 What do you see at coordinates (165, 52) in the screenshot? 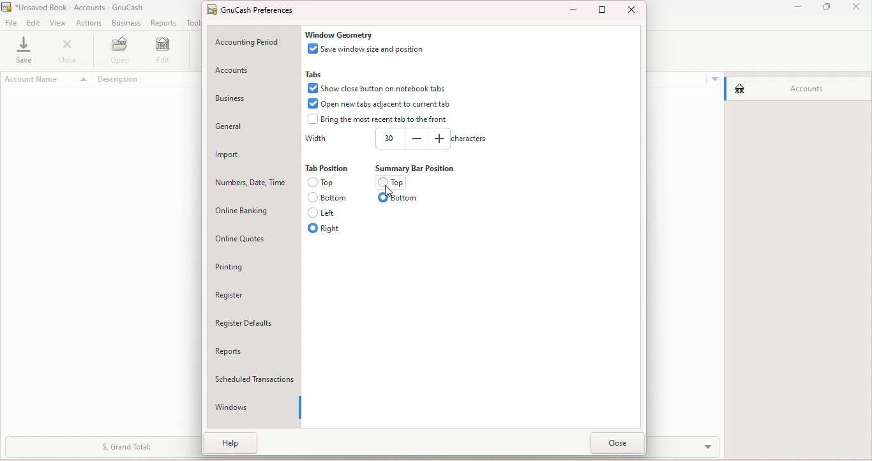
I see `Edit` at bounding box center [165, 52].